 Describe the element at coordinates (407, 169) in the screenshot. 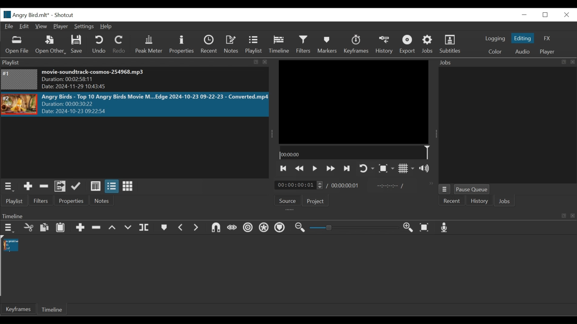

I see `Toggle display grid on the player` at that location.